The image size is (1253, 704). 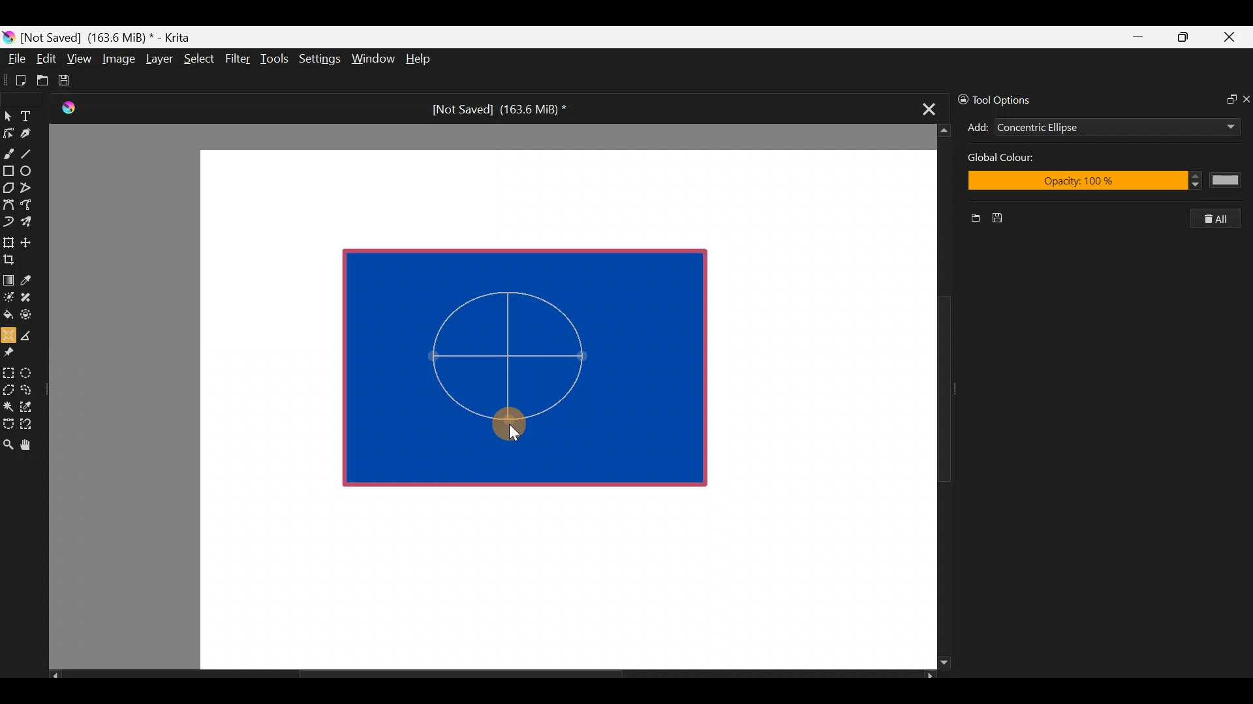 What do you see at coordinates (35, 153) in the screenshot?
I see `Line tool` at bounding box center [35, 153].